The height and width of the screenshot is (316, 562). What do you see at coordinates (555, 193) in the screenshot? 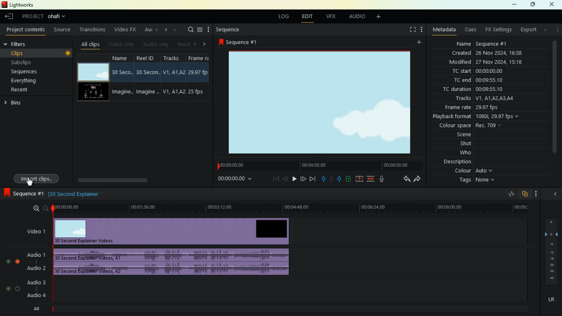
I see `close` at bounding box center [555, 193].